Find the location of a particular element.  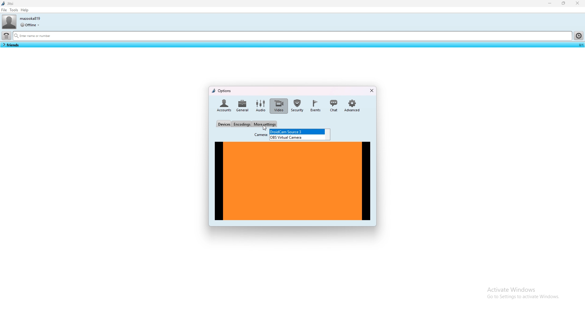

contact list is located at coordinates (11, 45).